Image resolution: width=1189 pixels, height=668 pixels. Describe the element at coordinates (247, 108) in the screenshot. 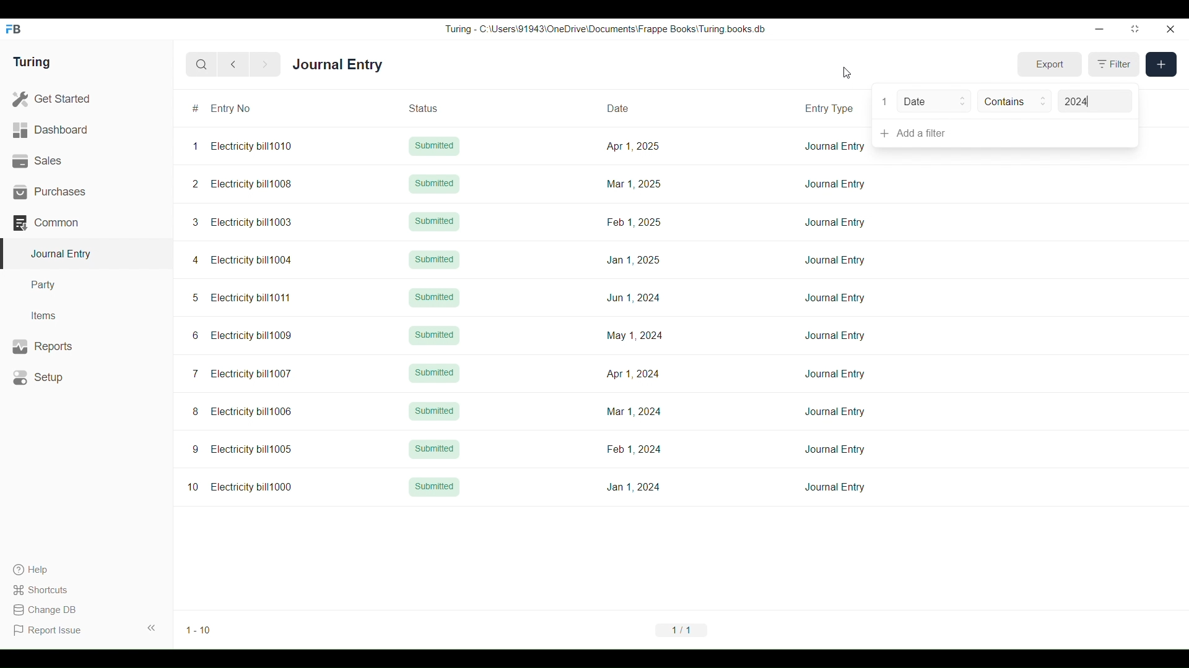

I see `# Entry No` at that location.